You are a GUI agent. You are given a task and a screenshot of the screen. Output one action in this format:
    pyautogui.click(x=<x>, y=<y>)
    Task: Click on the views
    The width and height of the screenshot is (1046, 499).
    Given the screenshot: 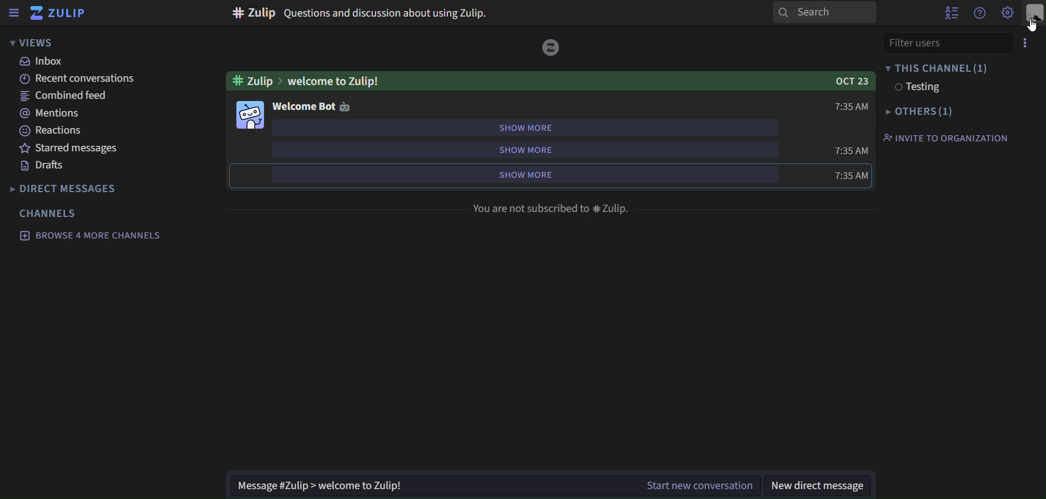 What is the action you would take?
    pyautogui.click(x=41, y=42)
    